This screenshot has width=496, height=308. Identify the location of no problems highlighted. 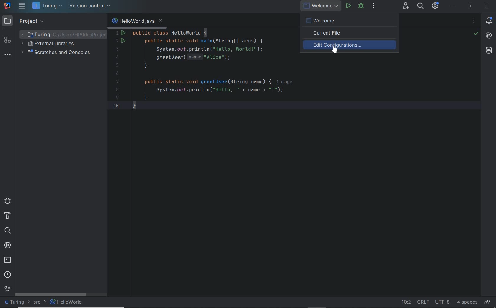
(476, 34).